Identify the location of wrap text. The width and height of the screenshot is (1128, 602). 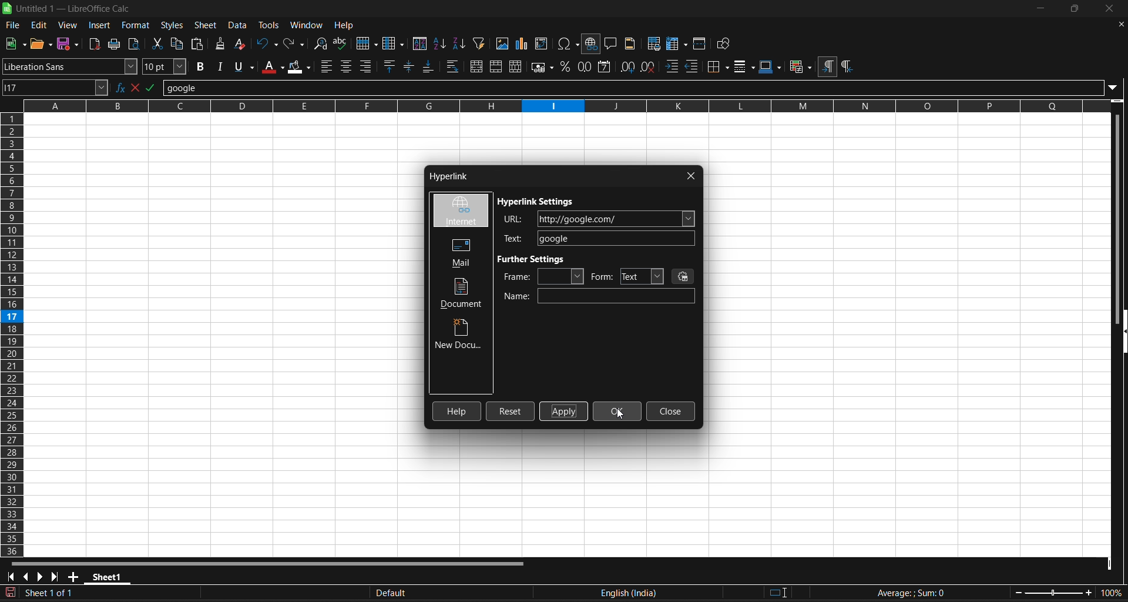
(454, 66).